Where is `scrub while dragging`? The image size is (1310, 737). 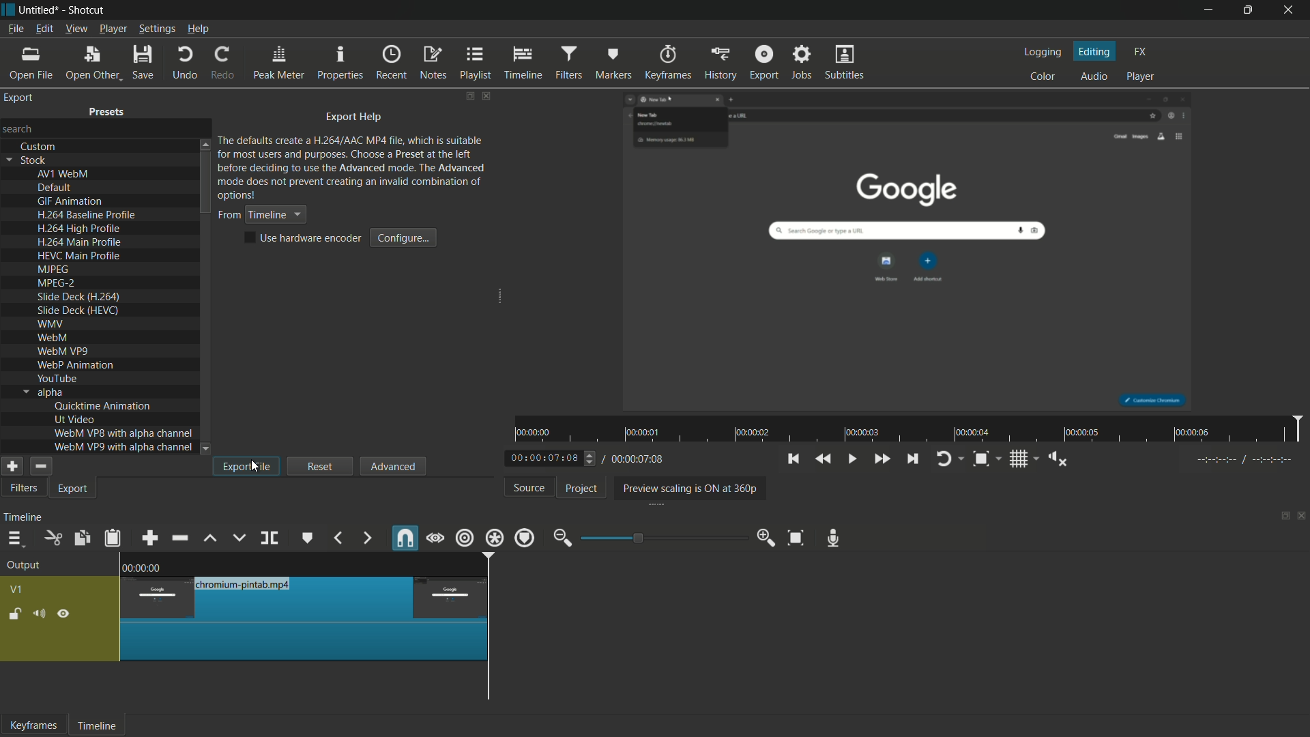 scrub while dragging is located at coordinates (436, 540).